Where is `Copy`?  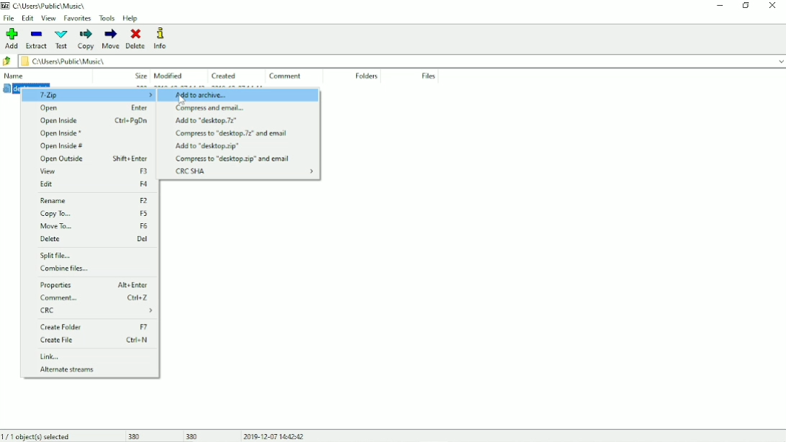
Copy is located at coordinates (87, 40).